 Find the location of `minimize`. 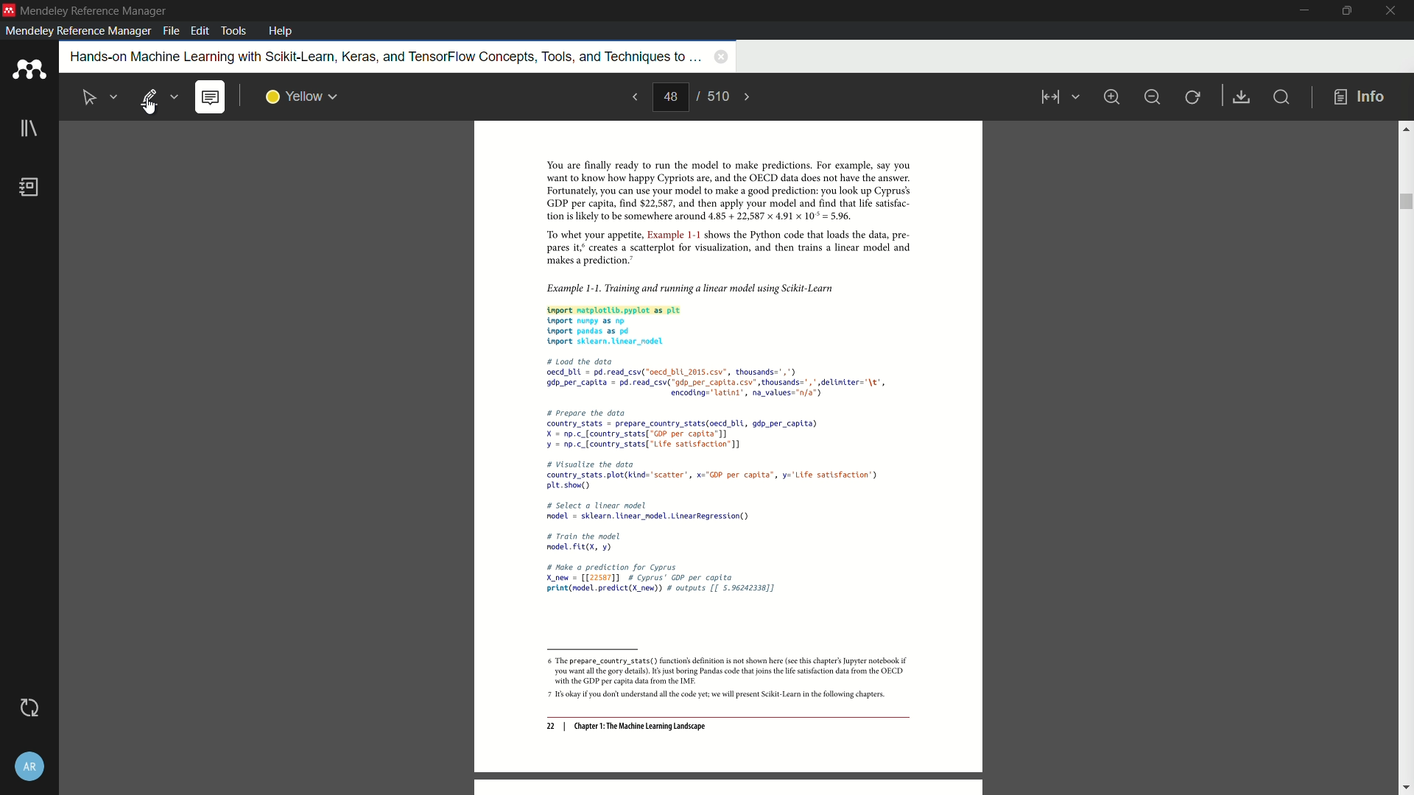

minimize is located at coordinates (1152, 97).